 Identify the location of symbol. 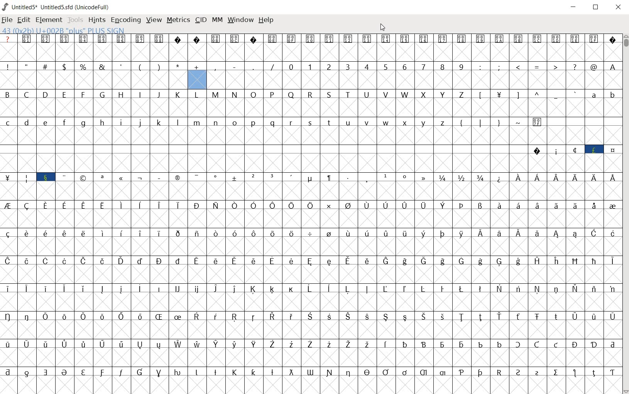
(500, 186).